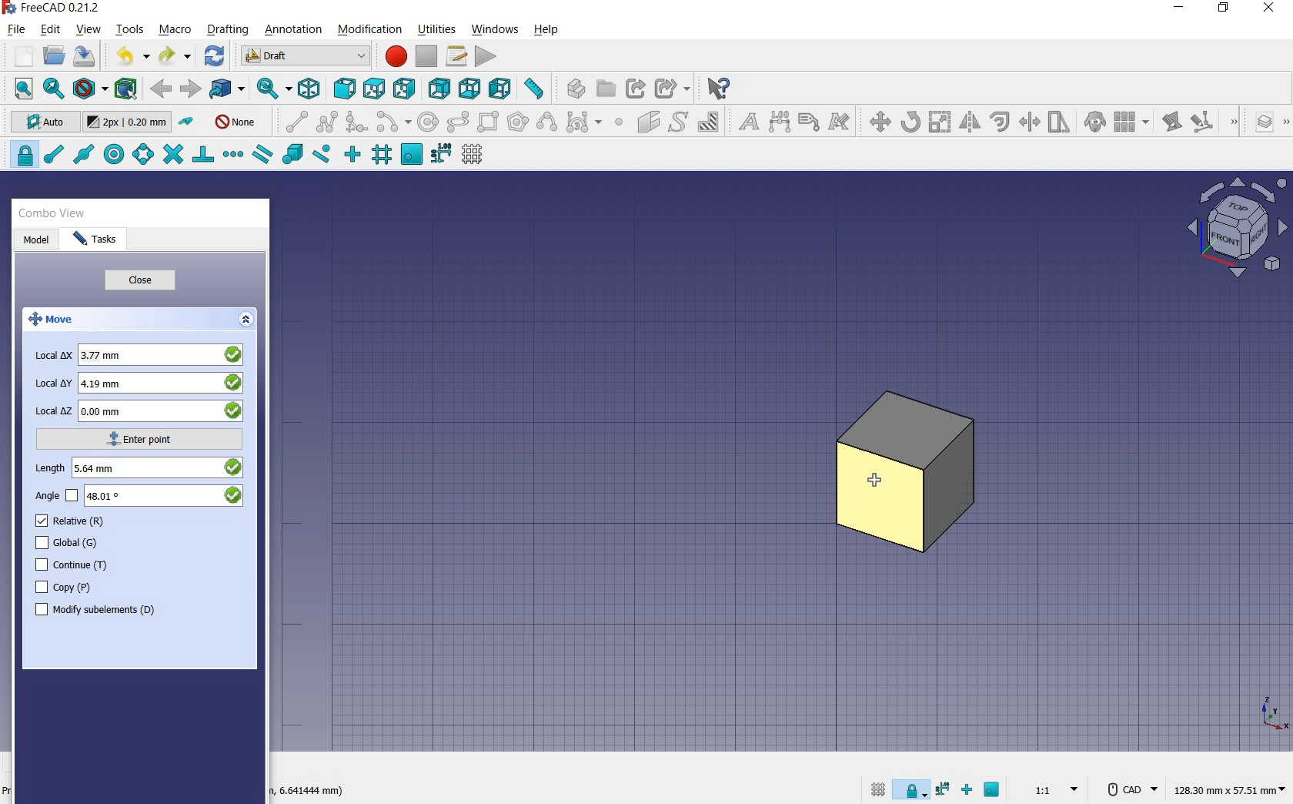 The image size is (1293, 804). Describe the element at coordinates (429, 121) in the screenshot. I see `circle` at that location.